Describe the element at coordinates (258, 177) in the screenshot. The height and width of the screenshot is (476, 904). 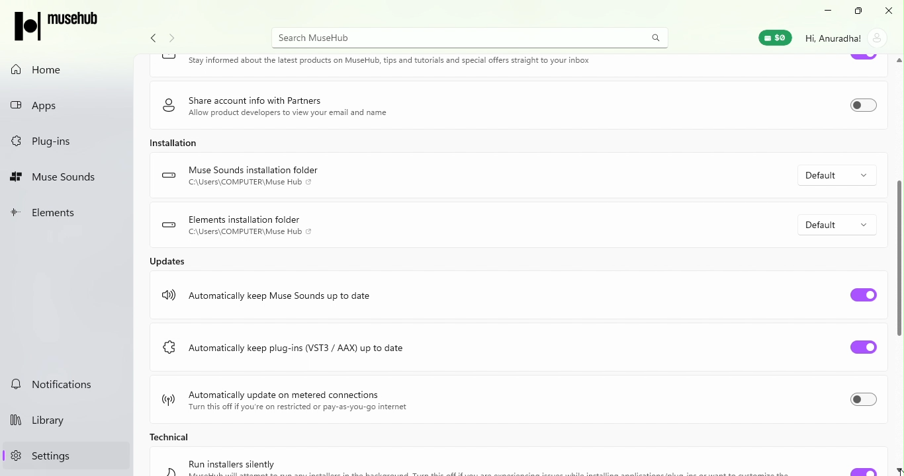
I see `Muse Sounds installation folder C:\Users\COMPUTER\Muse Hub` at that location.